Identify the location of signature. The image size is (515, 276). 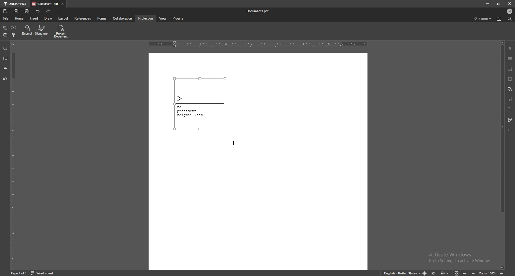
(510, 120).